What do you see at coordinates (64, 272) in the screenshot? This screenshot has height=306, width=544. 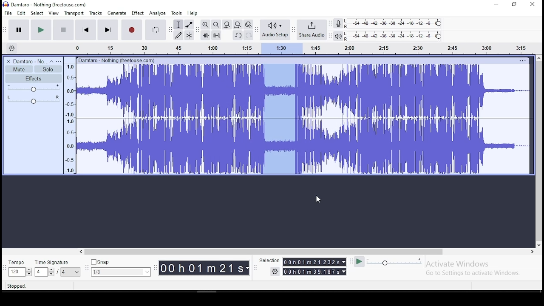 I see `/4` at bounding box center [64, 272].